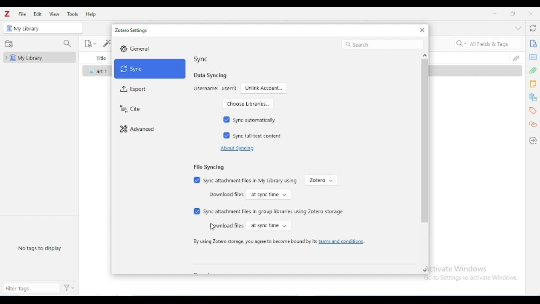  I want to click on attachments, so click(517, 57).